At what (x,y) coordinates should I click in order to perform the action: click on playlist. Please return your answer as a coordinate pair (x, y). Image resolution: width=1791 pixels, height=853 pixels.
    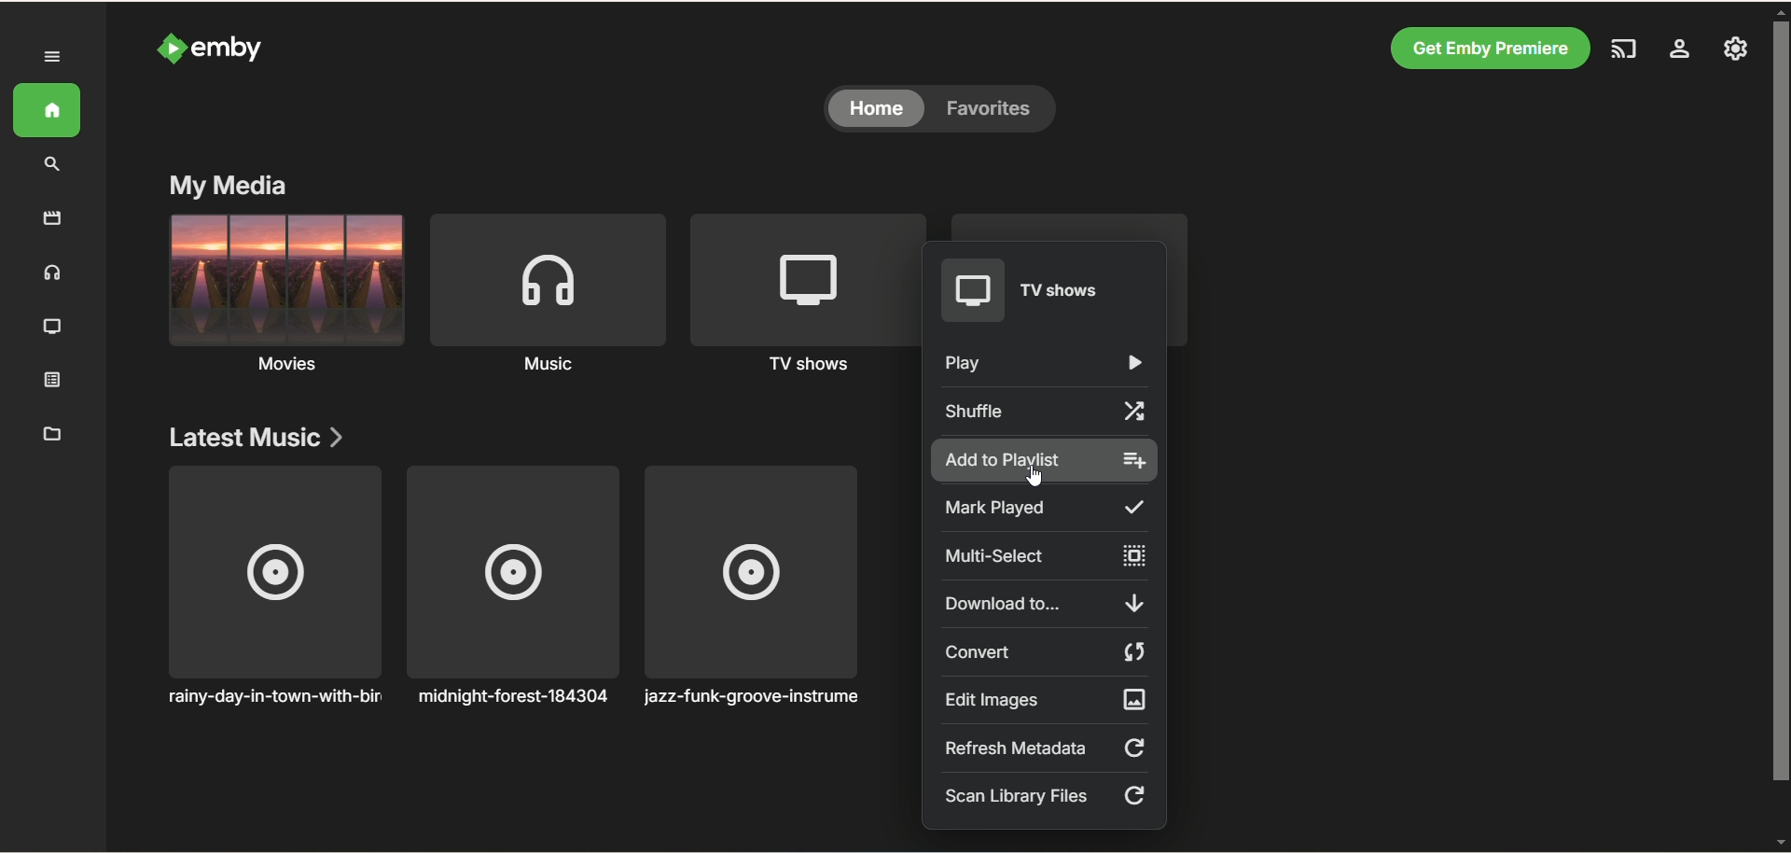
    Looking at the image, I should click on (59, 382).